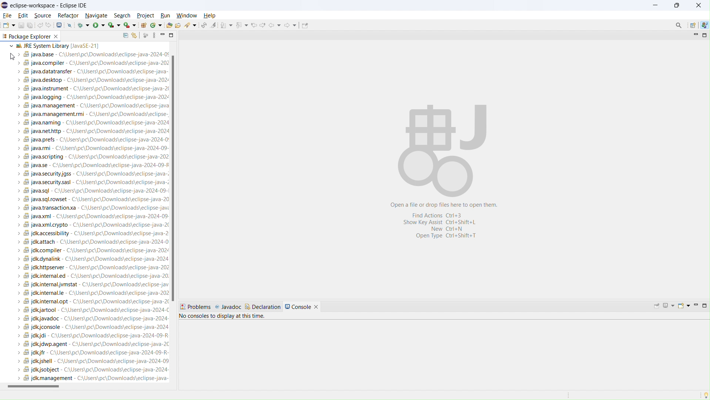 The height and width of the screenshot is (400, 710). What do you see at coordinates (170, 25) in the screenshot?
I see `open file` at bounding box center [170, 25].